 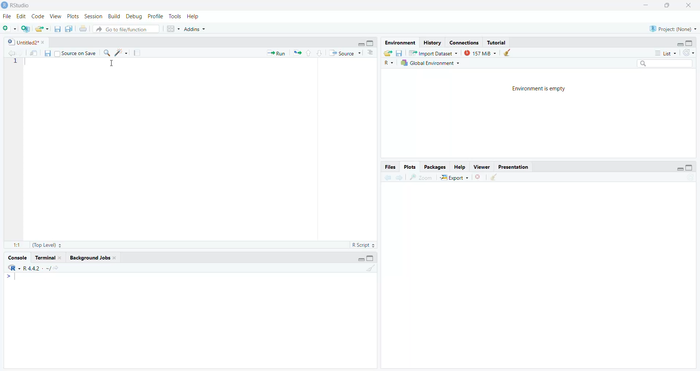 What do you see at coordinates (370, 257) in the screenshot?
I see `maximize` at bounding box center [370, 257].